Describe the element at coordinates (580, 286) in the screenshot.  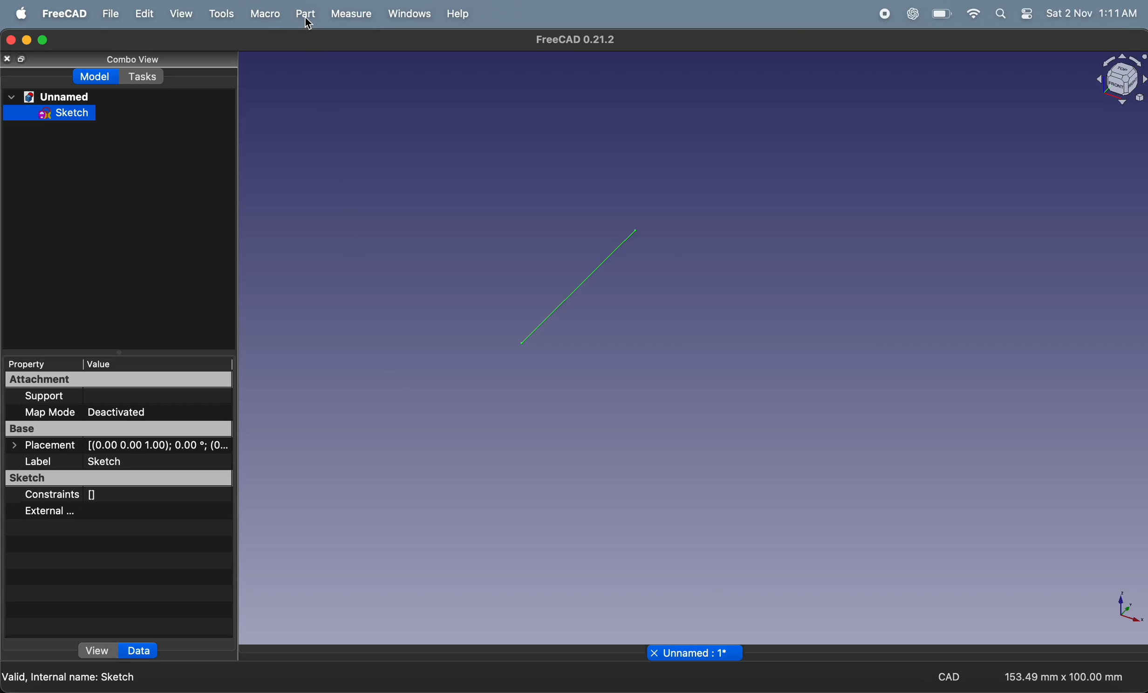
I see `2D line` at that location.